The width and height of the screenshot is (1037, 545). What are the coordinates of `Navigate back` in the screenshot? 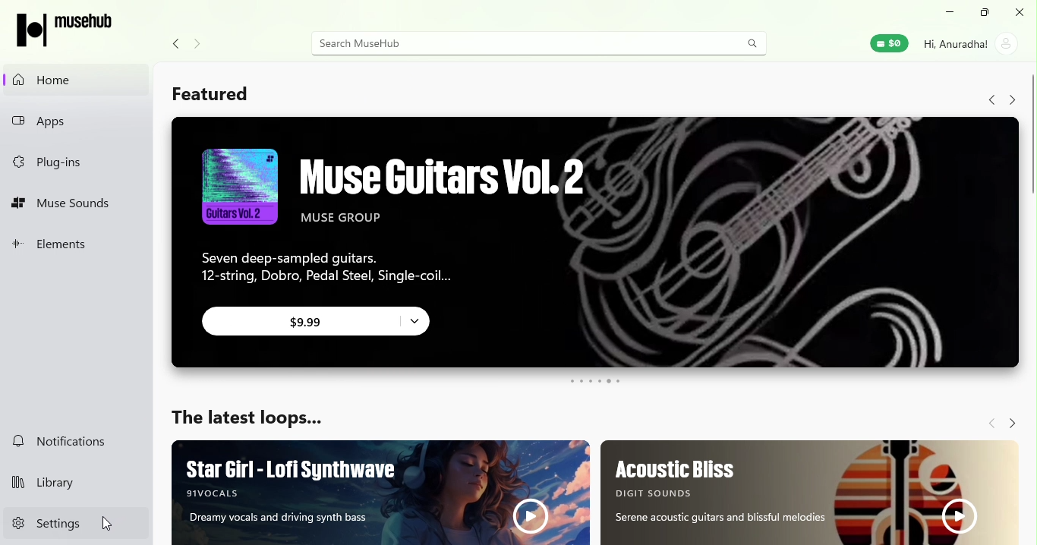 It's located at (178, 43).